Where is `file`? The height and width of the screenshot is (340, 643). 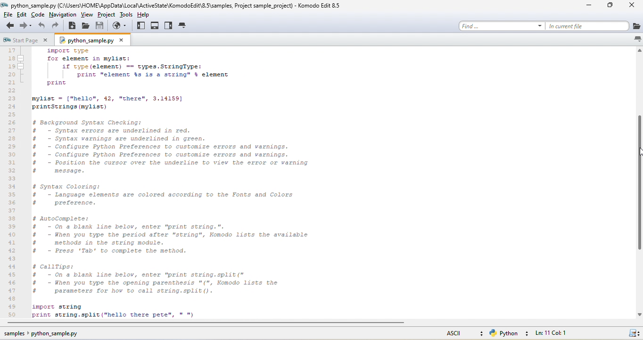 file is located at coordinates (7, 15).